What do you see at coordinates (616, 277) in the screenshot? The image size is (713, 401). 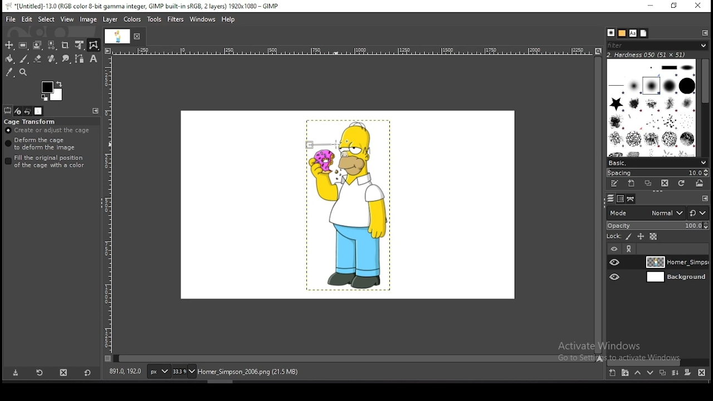 I see `layer visibility on/off` at bounding box center [616, 277].